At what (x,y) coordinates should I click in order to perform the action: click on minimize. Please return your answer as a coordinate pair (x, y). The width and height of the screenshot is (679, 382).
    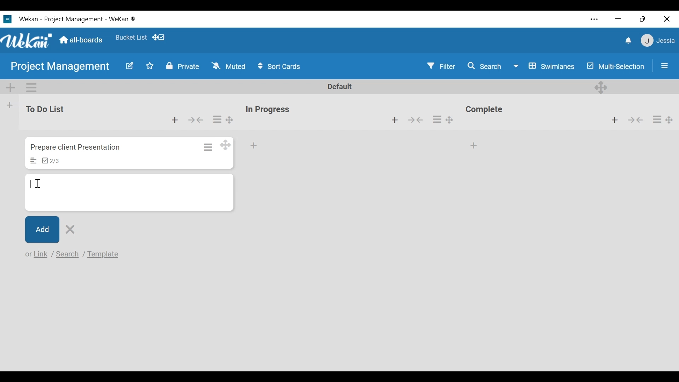
    Looking at the image, I should click on (619, 18).